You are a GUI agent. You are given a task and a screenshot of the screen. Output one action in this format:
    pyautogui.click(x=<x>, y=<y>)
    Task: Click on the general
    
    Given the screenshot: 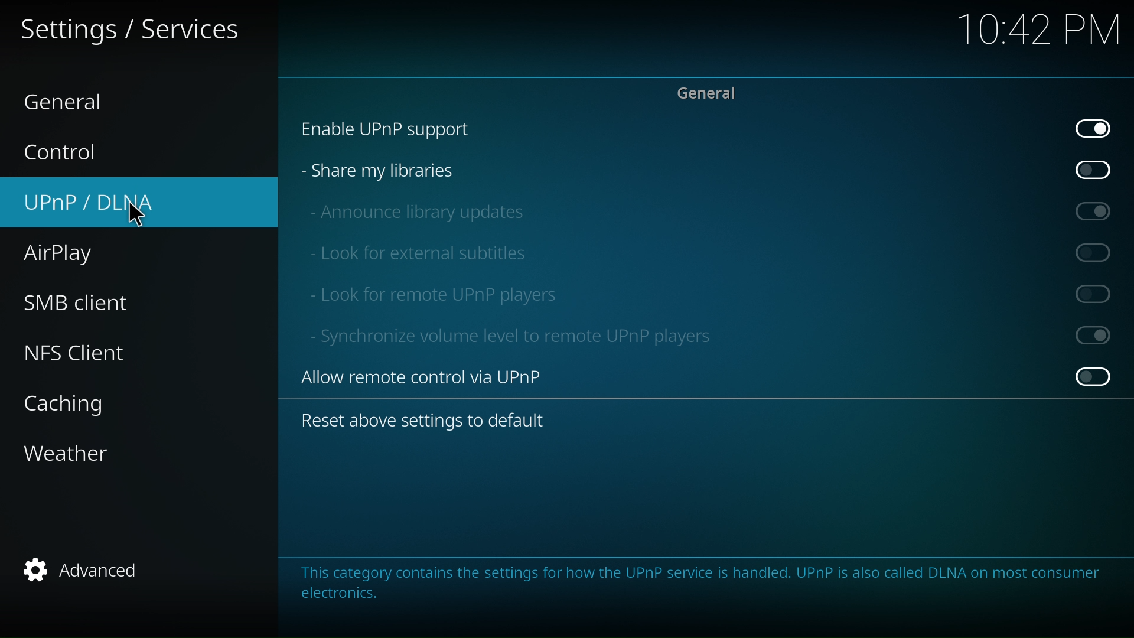 What is the action you would take?
    pyautogui.click(x=706, y=92)
    